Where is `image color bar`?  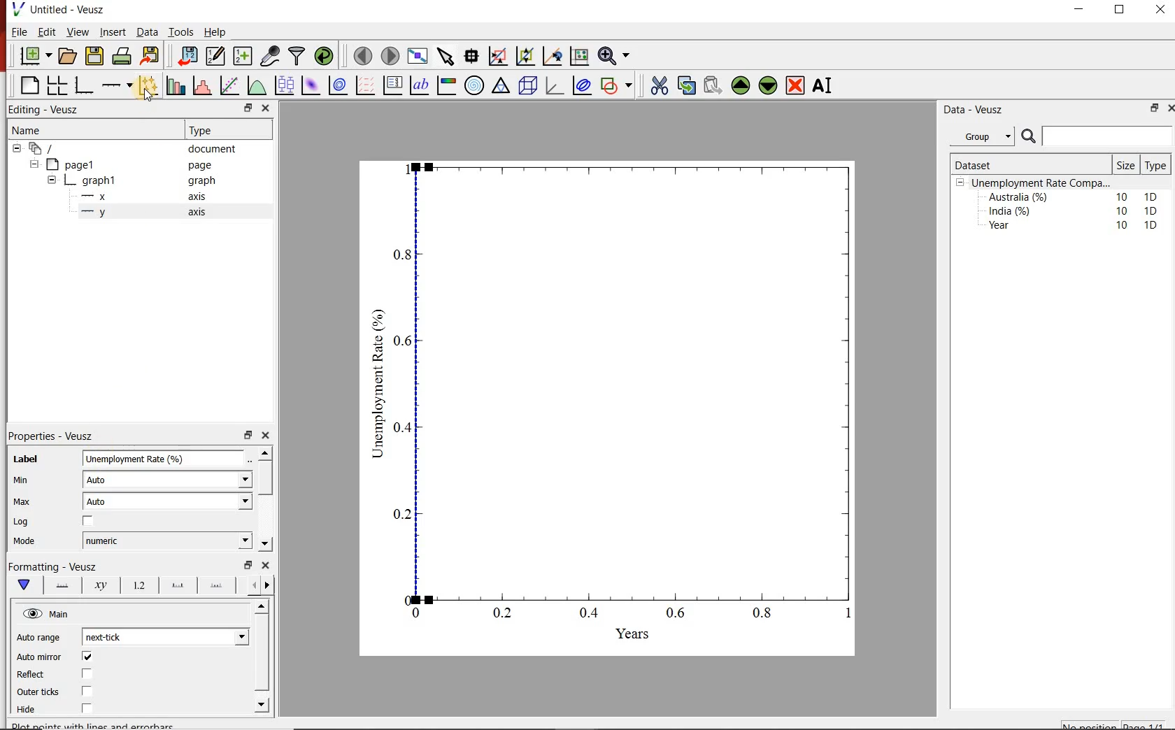
image color bar is located at coordinates (446, 86).